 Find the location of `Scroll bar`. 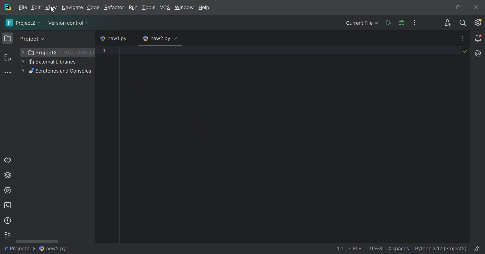

Scroll bar is located at coordinates (37, 241).